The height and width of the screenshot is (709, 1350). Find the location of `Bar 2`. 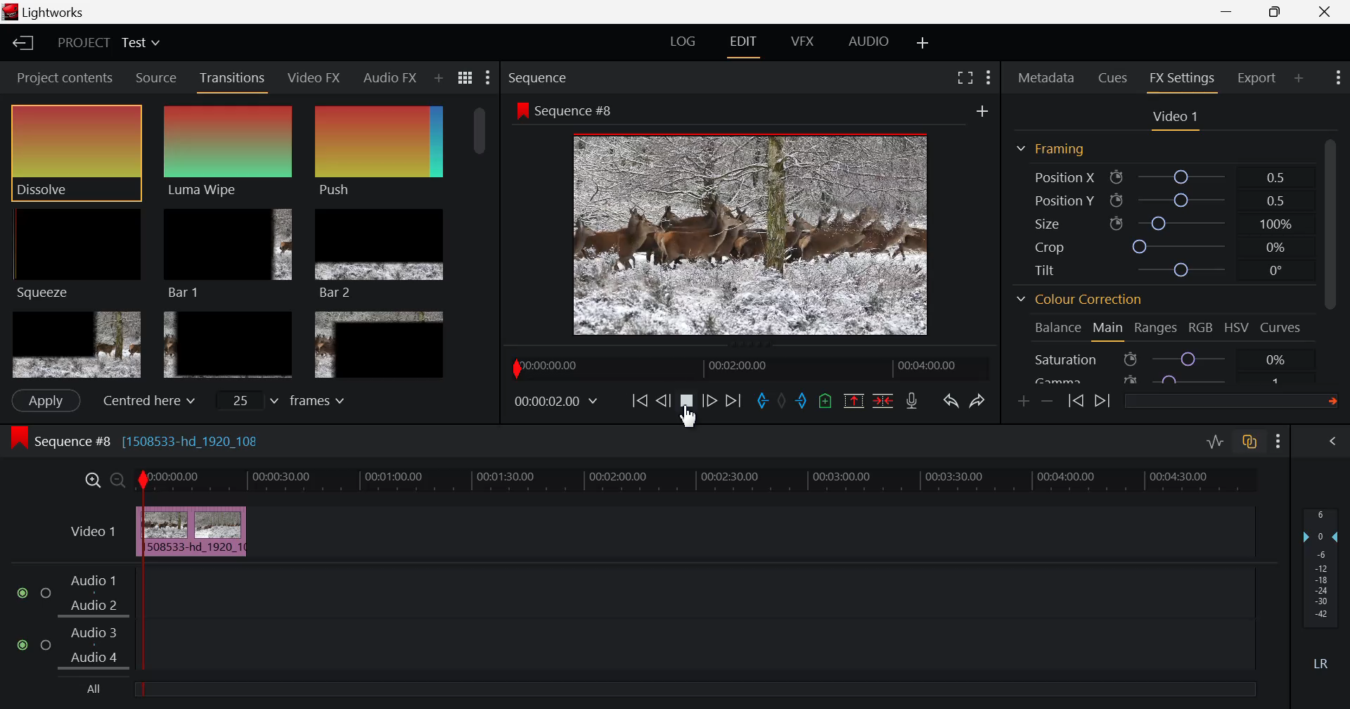

Bar 2 is located at coordinates (380, 253).